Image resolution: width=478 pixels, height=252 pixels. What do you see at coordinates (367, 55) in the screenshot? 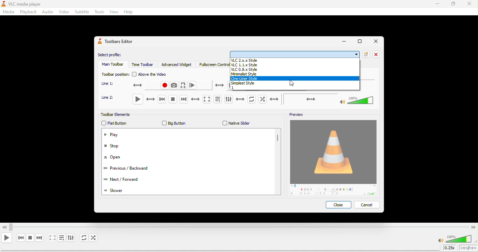
I see `new profile` at bounding box center [367, 55].